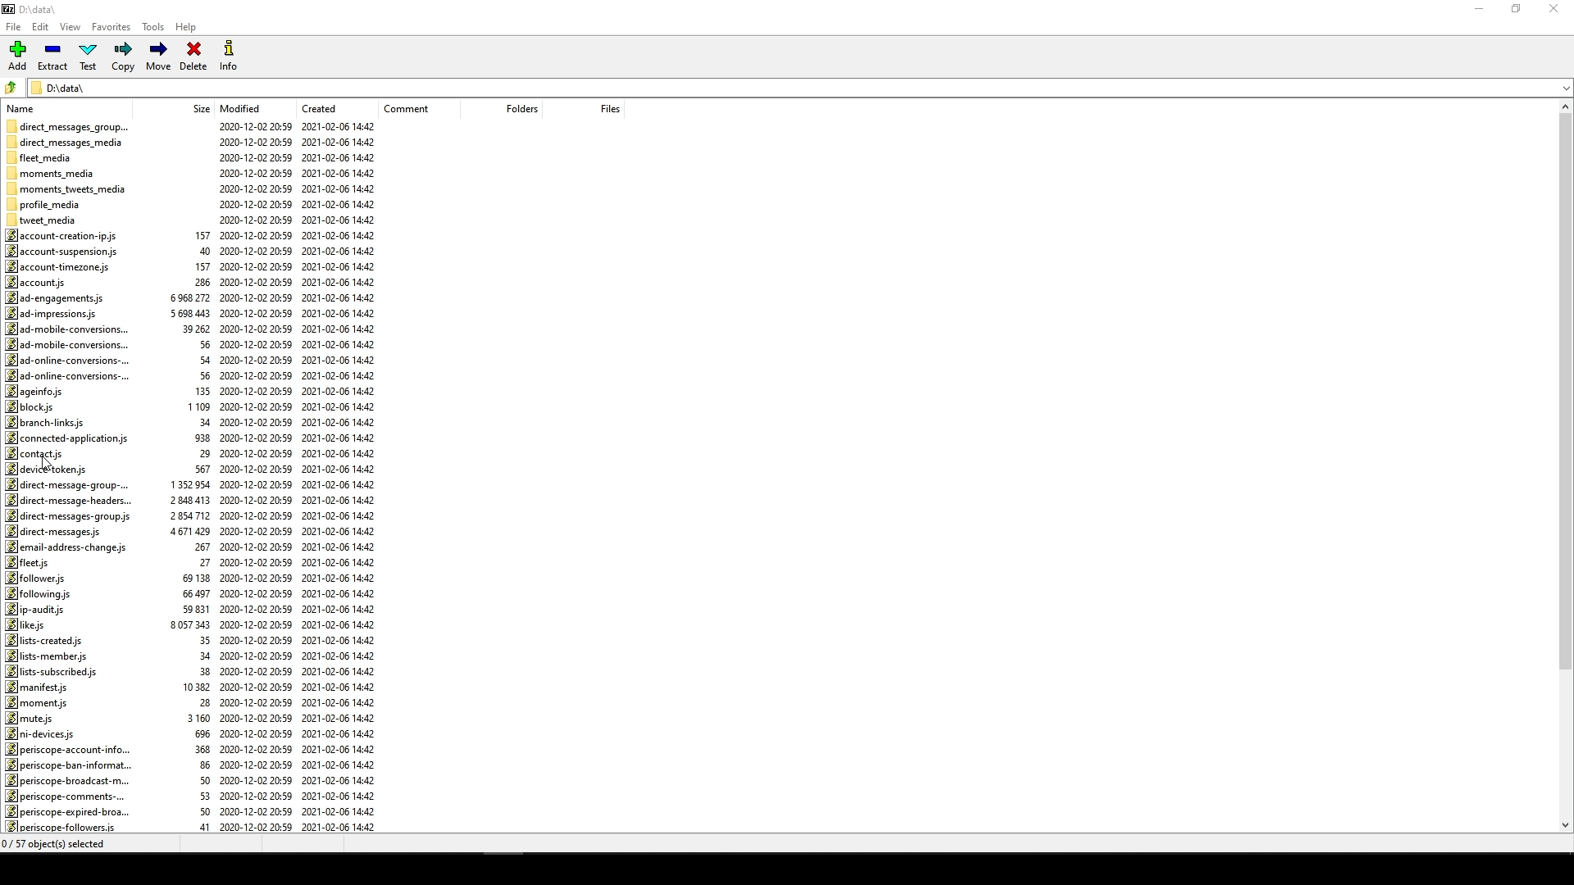 The image size is (1574, 885). What do you see at coordinates (73, 28) in the screenshot?
I see `View` at bounding box center [73, 28].